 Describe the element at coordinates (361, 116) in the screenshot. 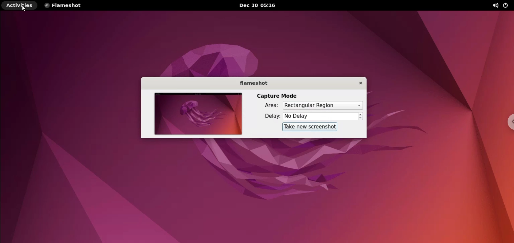

I see `increment or decrement delay` at that location.